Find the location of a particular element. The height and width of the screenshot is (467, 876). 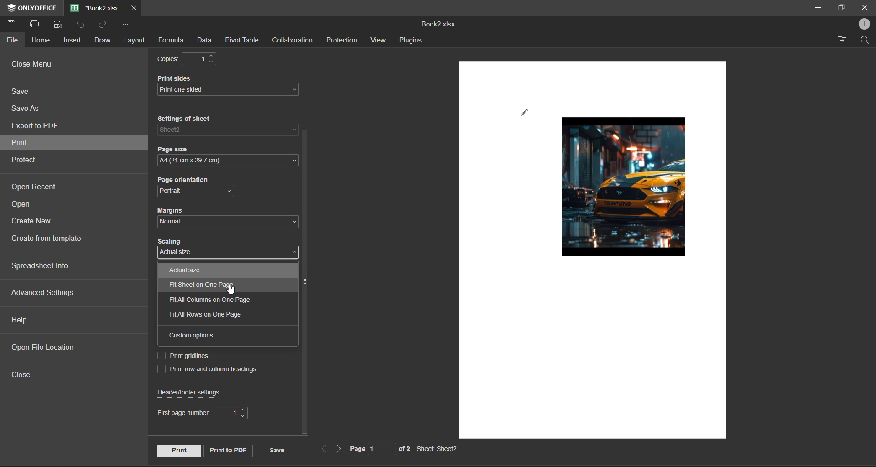

save is located at coordinates (25, 93).